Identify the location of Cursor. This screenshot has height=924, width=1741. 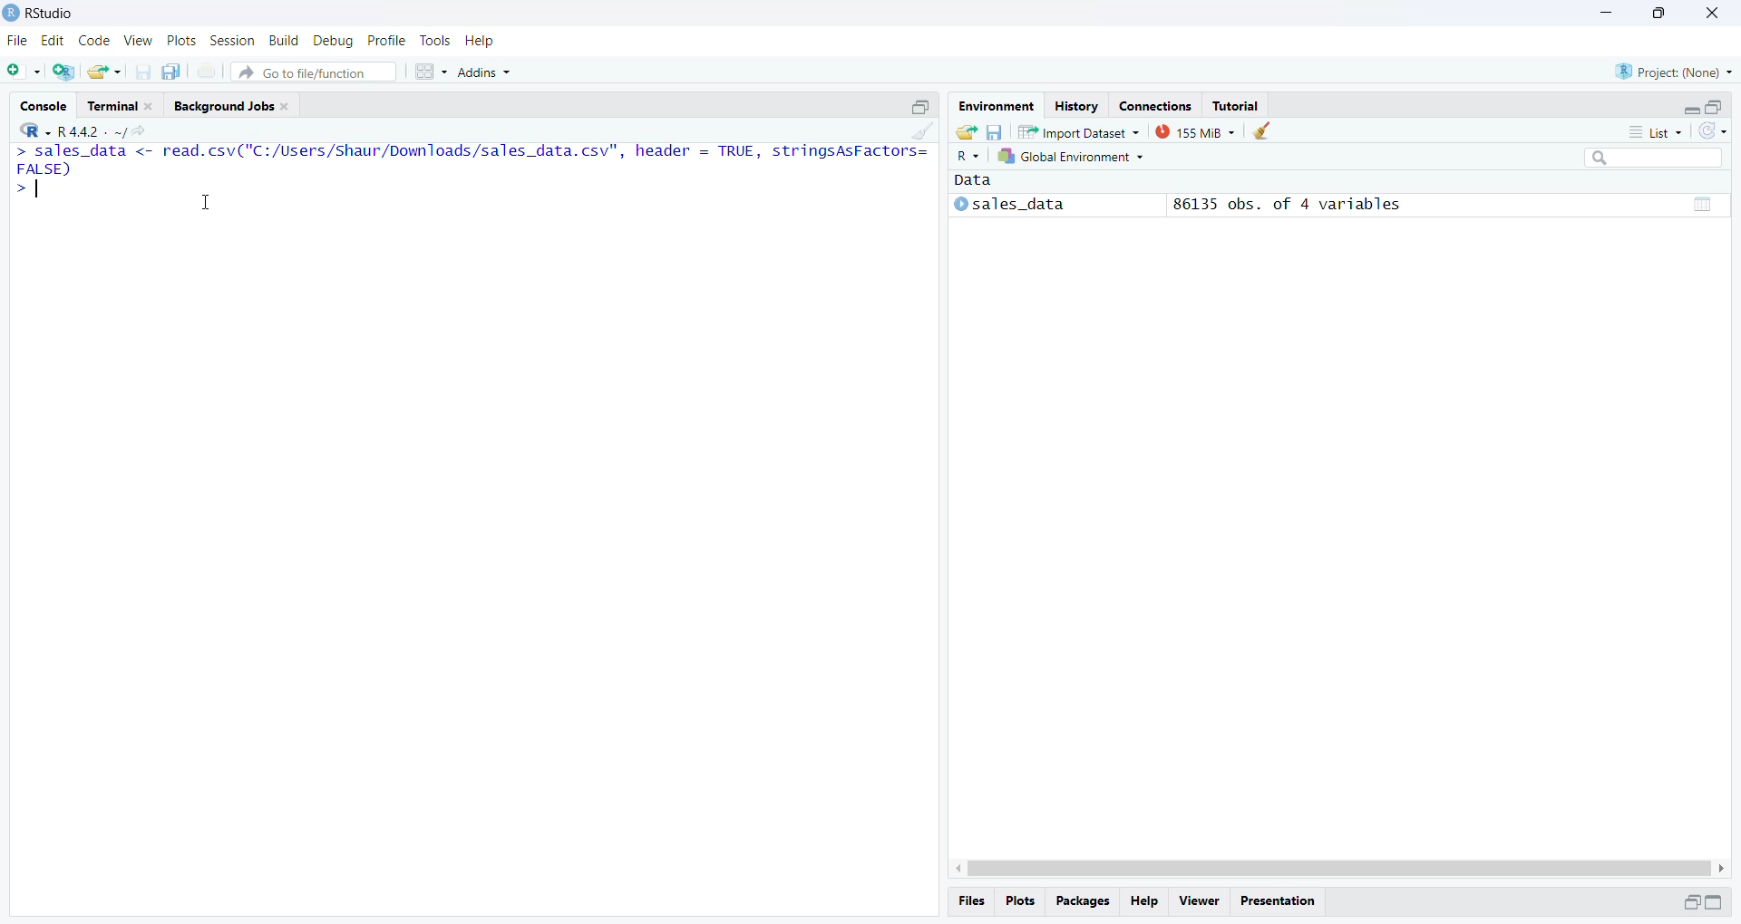
(209, 206).